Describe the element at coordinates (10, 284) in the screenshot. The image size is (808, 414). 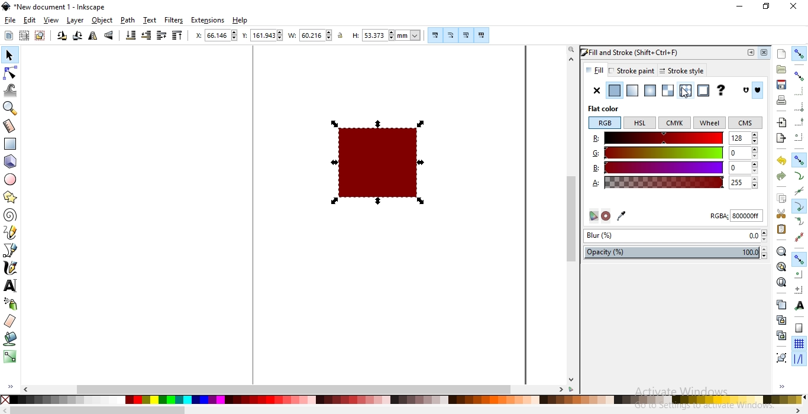
I see `create and edit text objects` at that location.